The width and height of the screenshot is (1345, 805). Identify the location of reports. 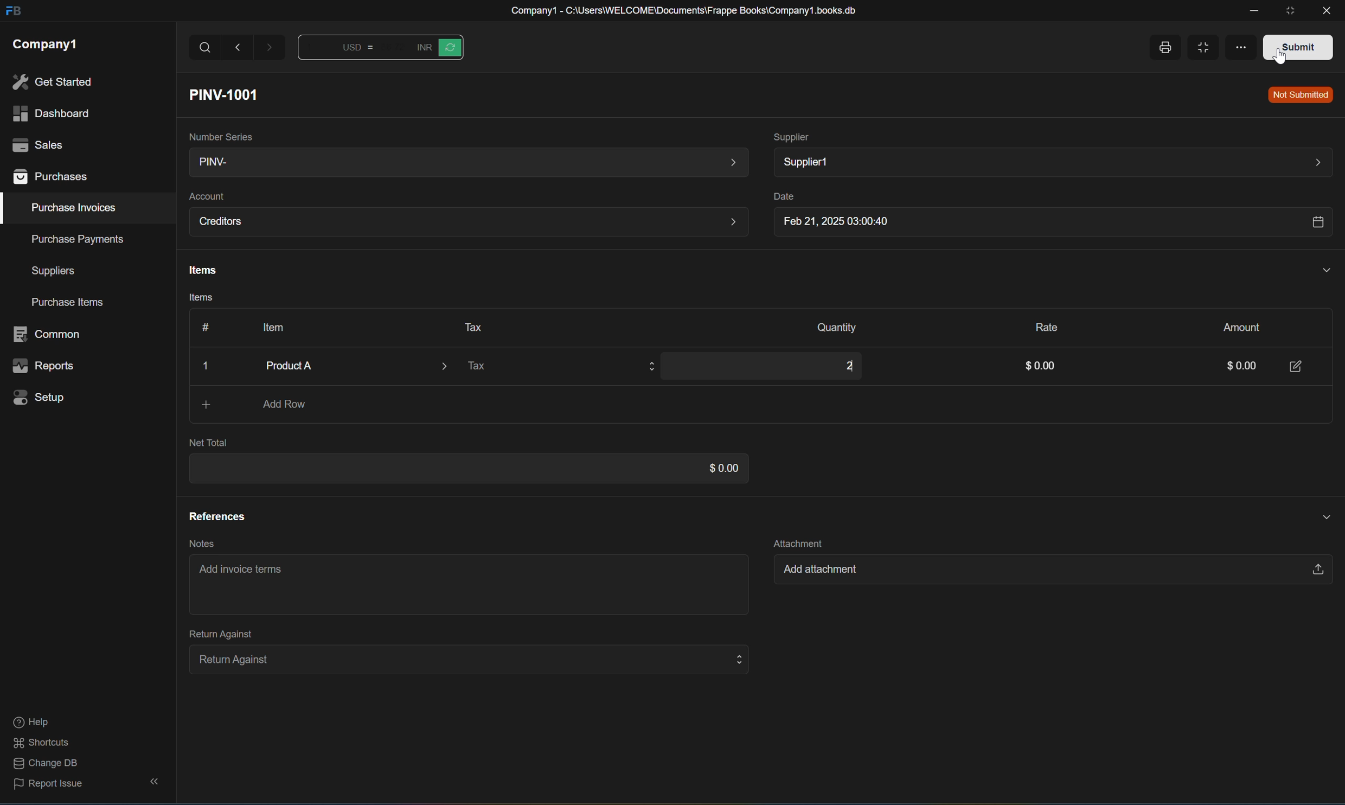
(44, 367).